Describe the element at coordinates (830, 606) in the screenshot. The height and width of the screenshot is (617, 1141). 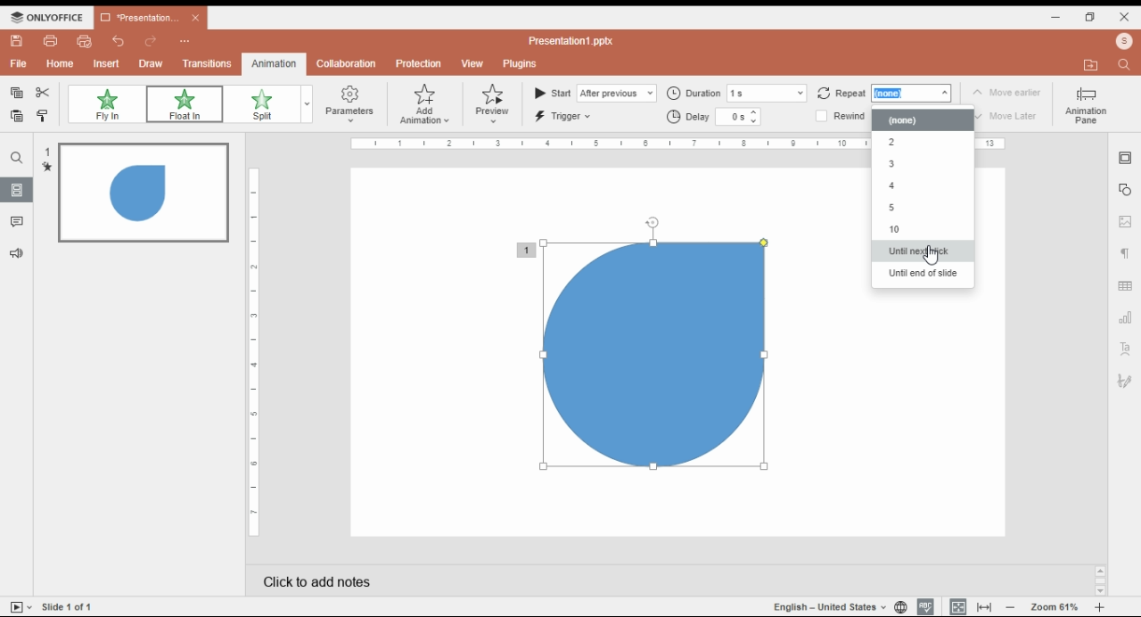
I see `languages` at that location.